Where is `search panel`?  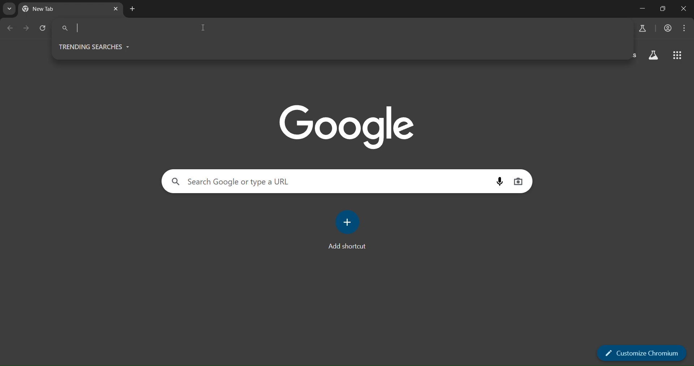 search panel is located at coordinates (251, 182).